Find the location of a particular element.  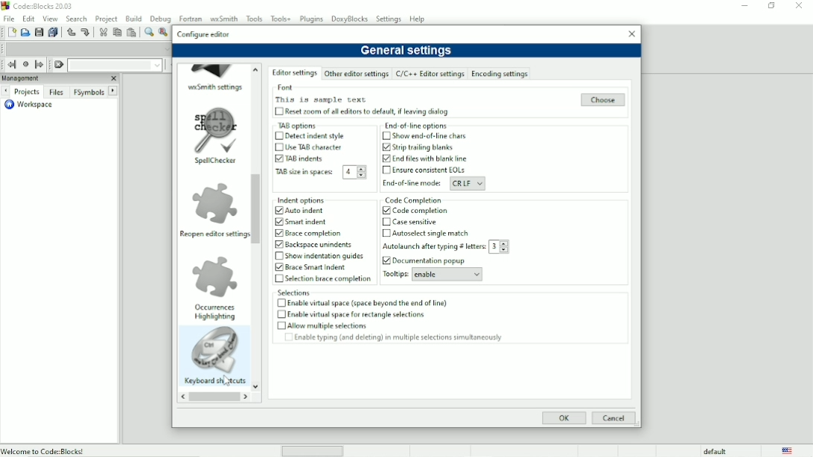

Other editor settings is located at coordinates (357, 75).